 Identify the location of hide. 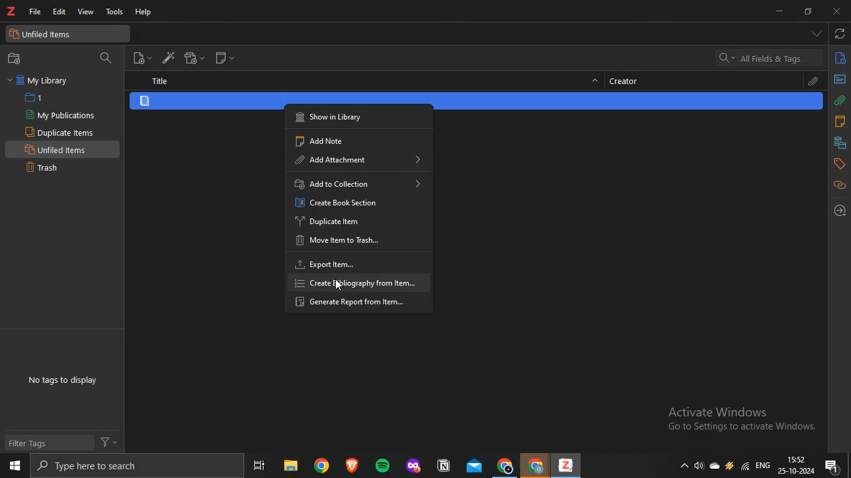
(596, 83).